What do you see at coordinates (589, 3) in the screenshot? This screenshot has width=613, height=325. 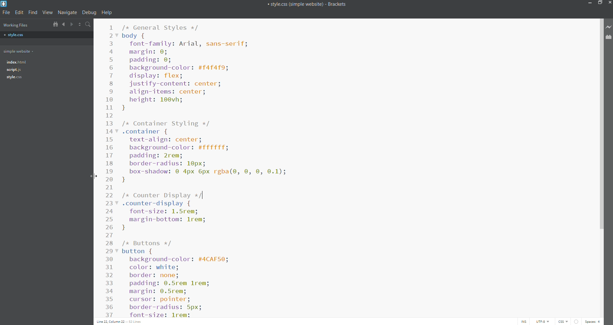 I see `minimize` at bounding box center [589, 3].